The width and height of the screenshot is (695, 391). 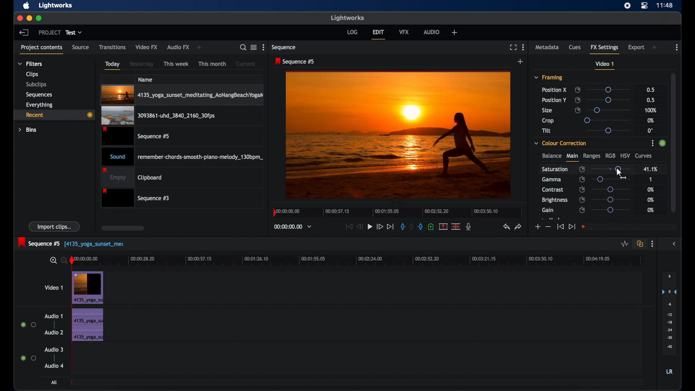 What do you see at coordinates (650, 89) in the screenshot?
I see `0.5` at bounding box center [650, 89].